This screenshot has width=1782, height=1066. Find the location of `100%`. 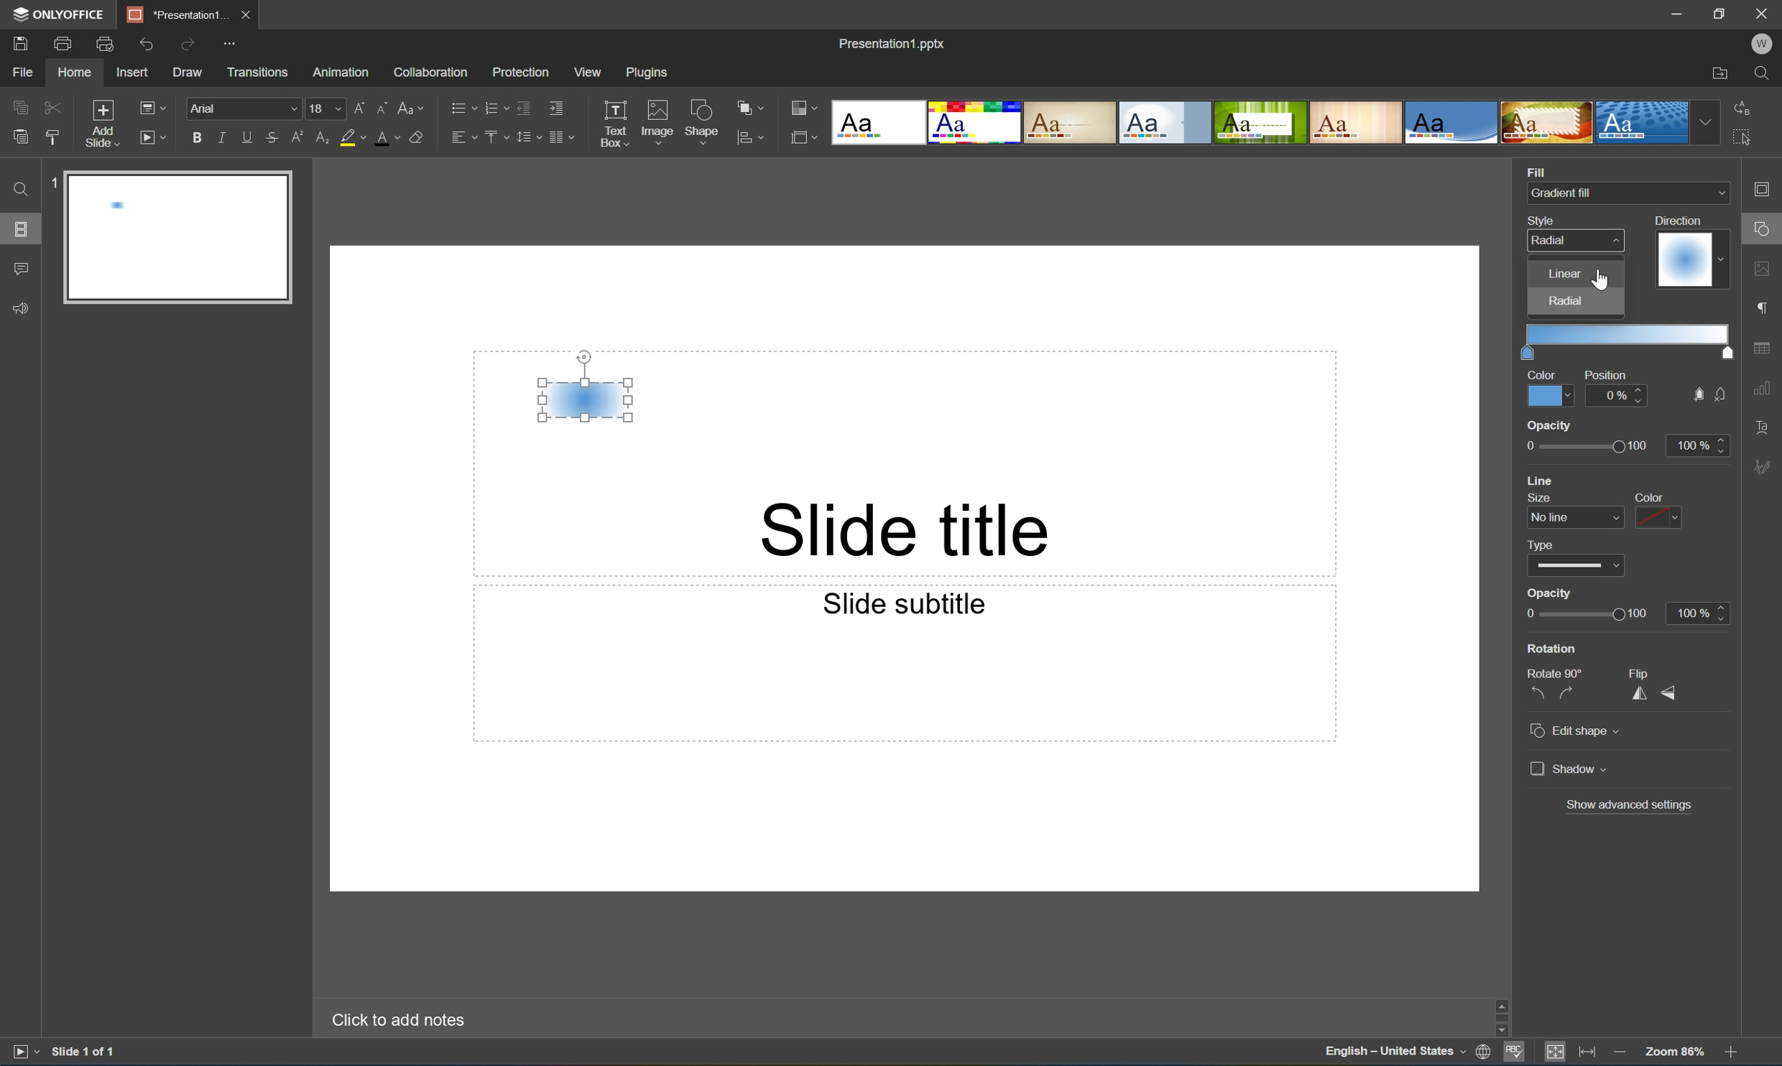

100% is located at coordinates (1698, 612).